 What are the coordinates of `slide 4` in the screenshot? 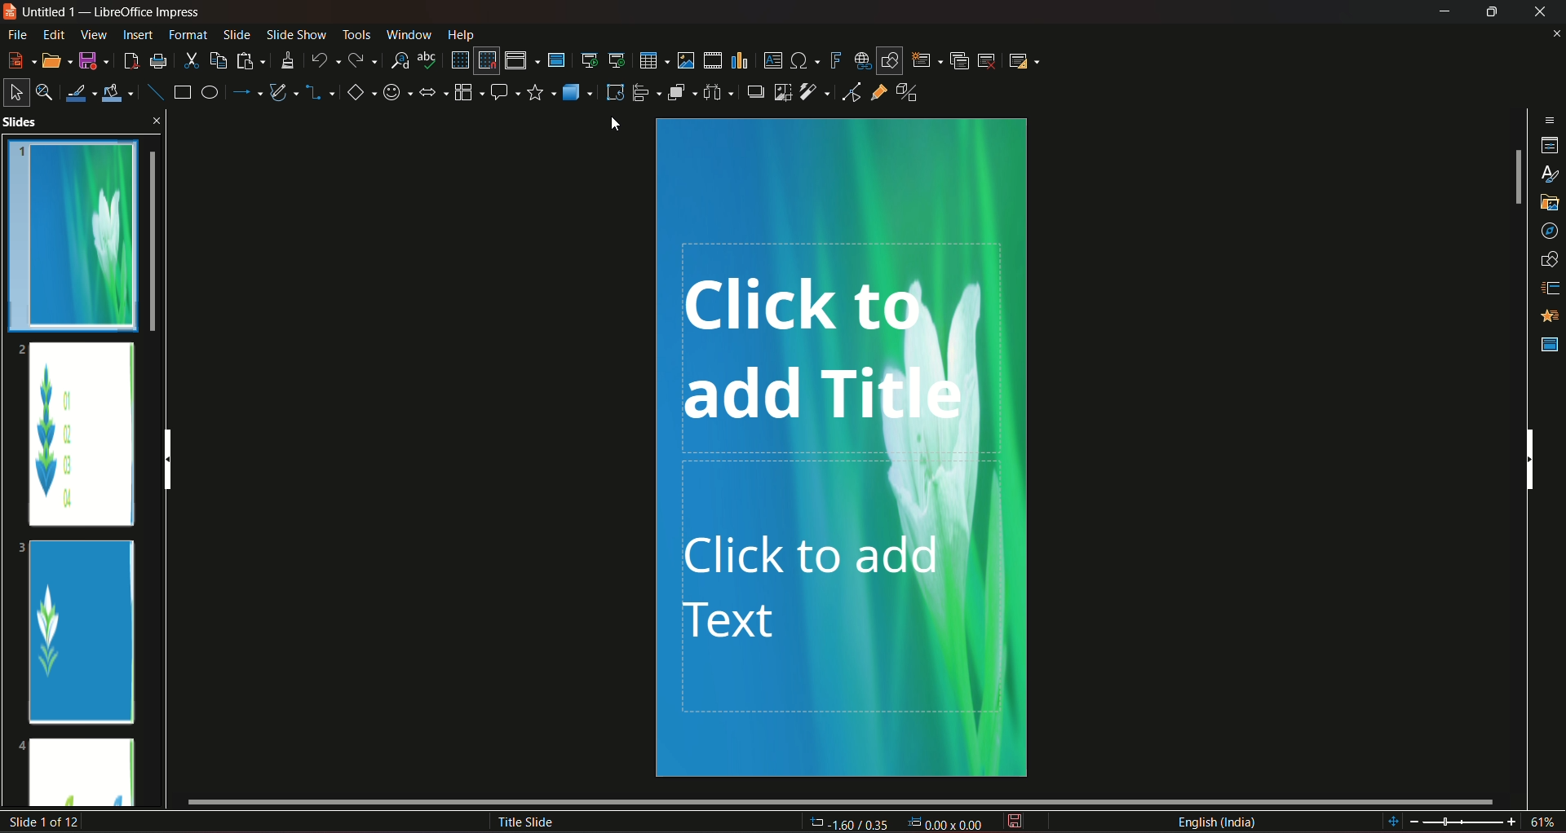 It's located at (81, 769).